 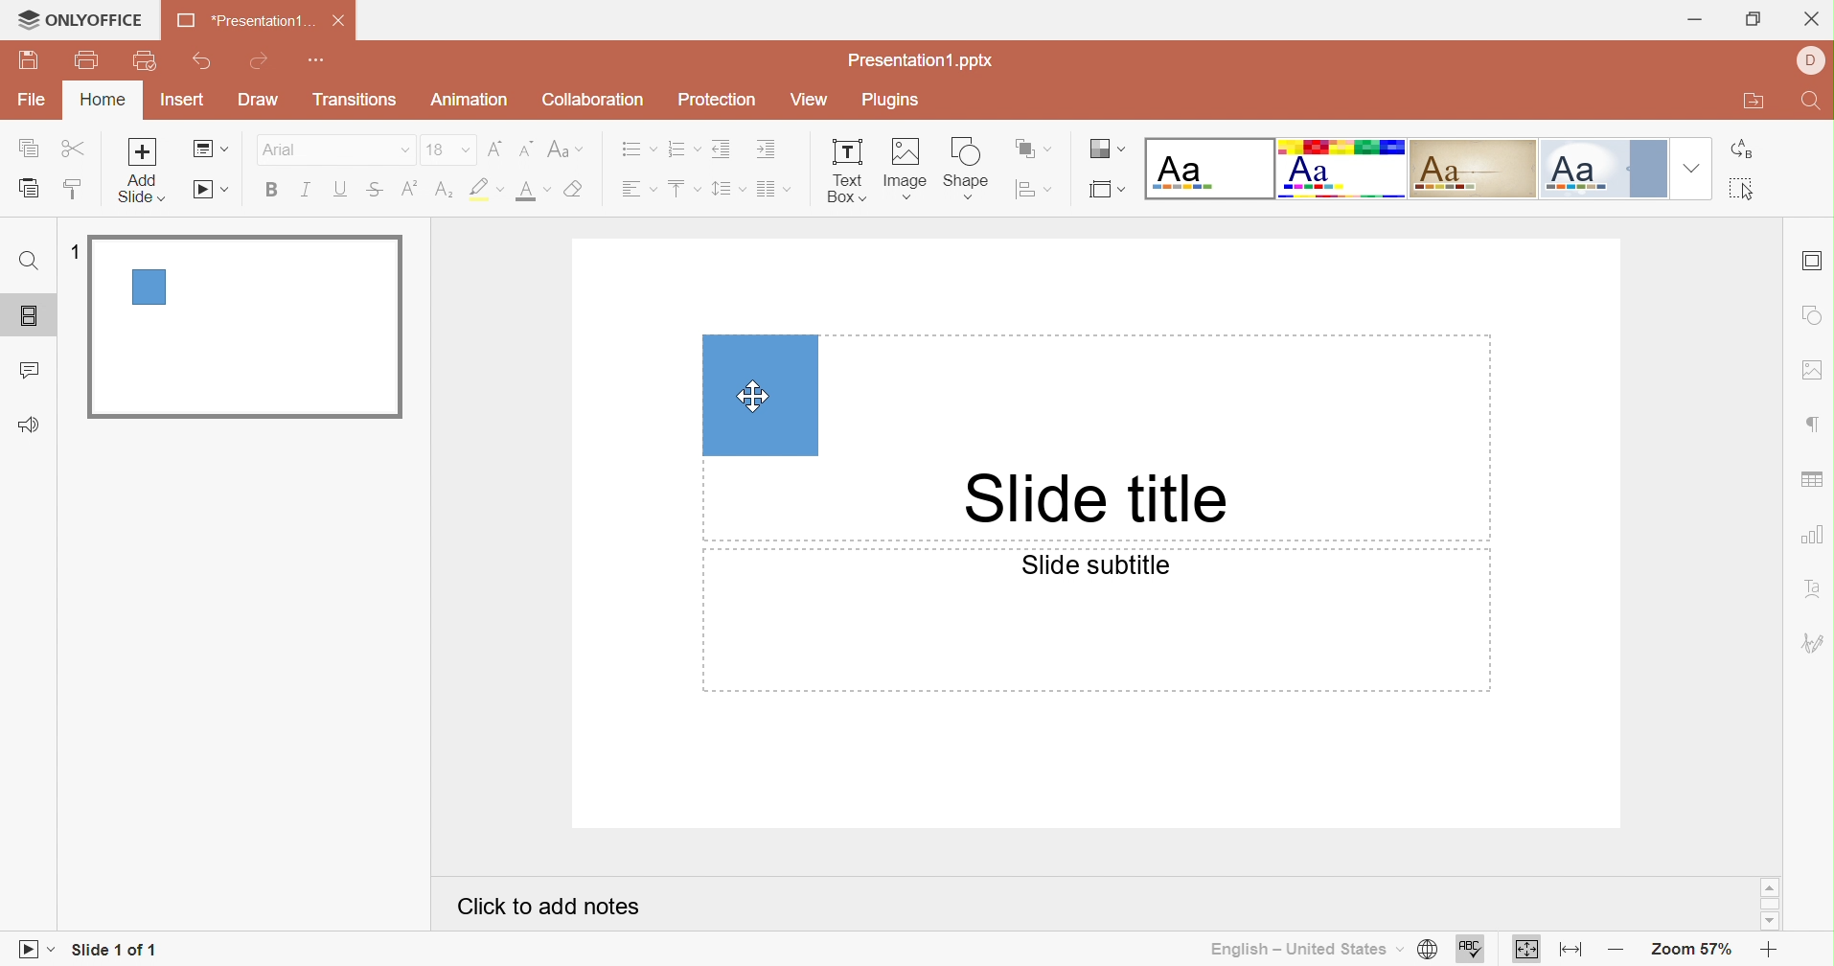 What do you see at coordinates (28, 149) in the screenshot?
I see `Copy` at bounding box center [28, 149].